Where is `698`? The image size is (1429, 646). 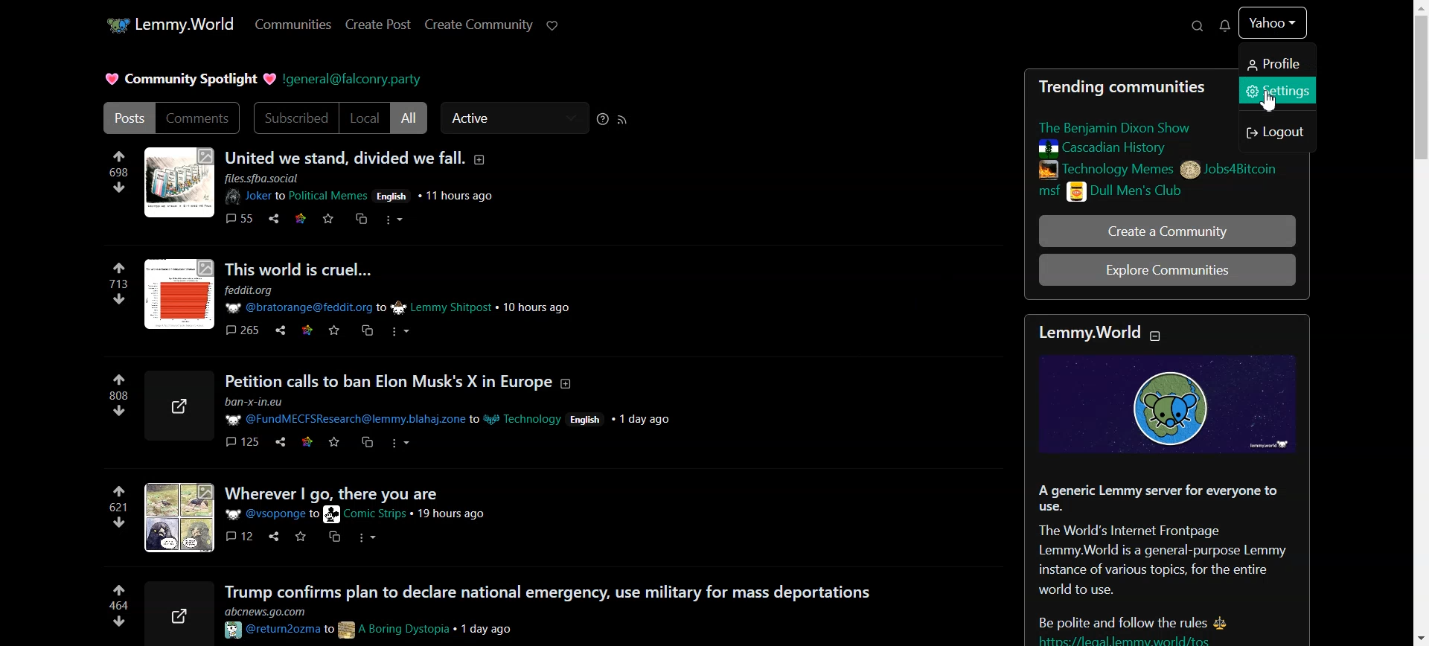
698 is located at coordinates (113, 173).